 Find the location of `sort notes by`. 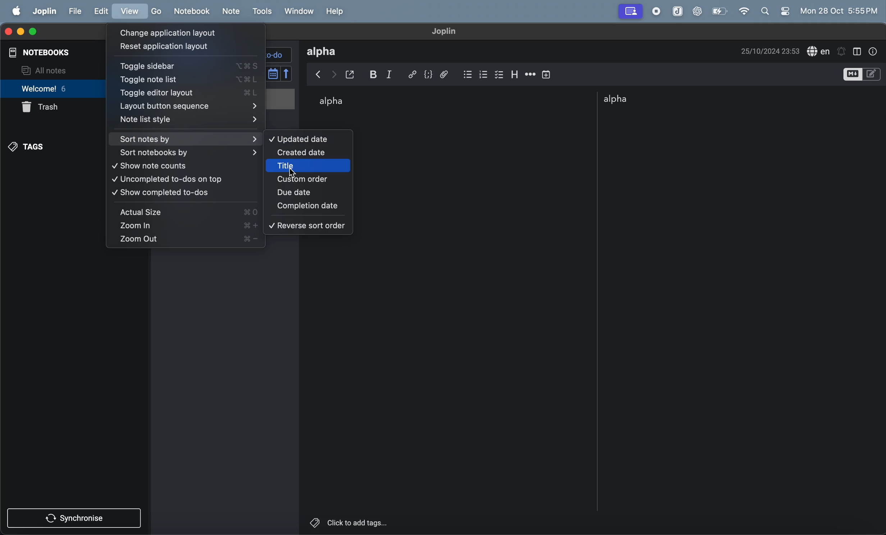

sort notes by is located at coordinates (189, 139).